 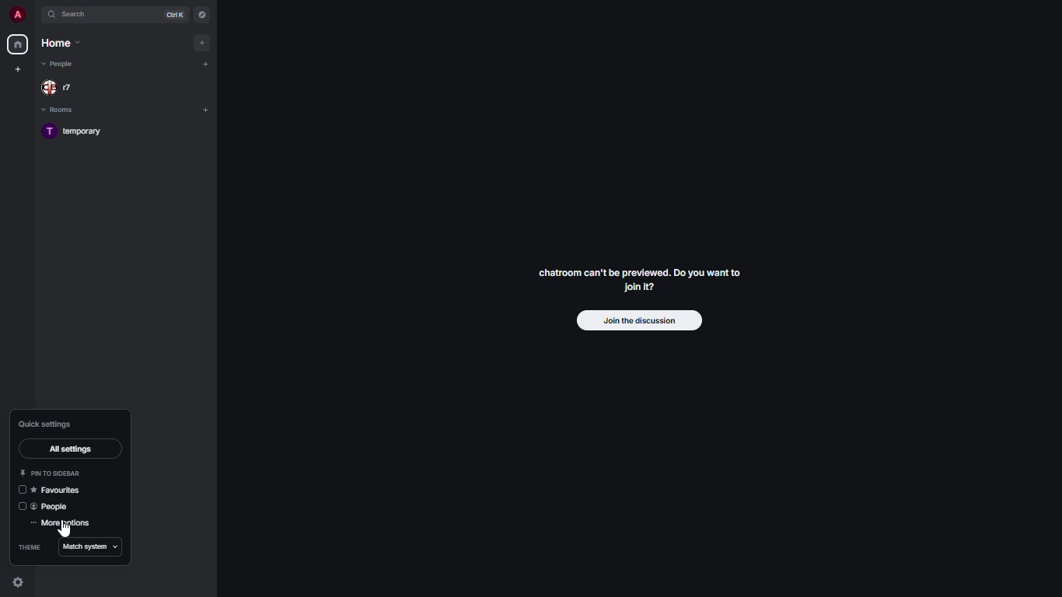 What do you see at coordinates (74, 15) in the screenshot?
I see `search` at bounding box center [74, 15].